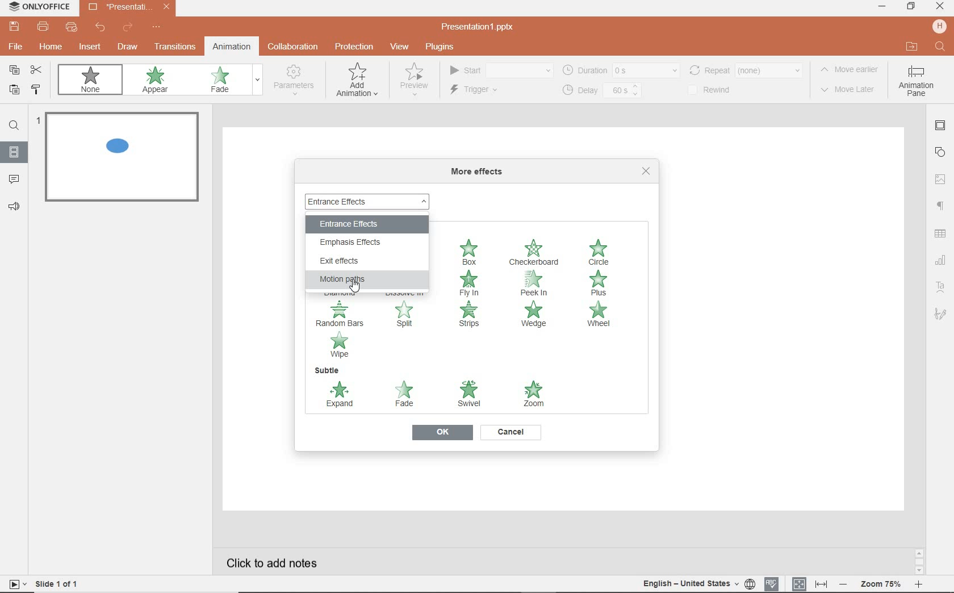 This screenshot has width=954, height=593. What do you see at coordinates (296, 81) in the screenshot?
I see `parameters` at bounding box center [296, 81].